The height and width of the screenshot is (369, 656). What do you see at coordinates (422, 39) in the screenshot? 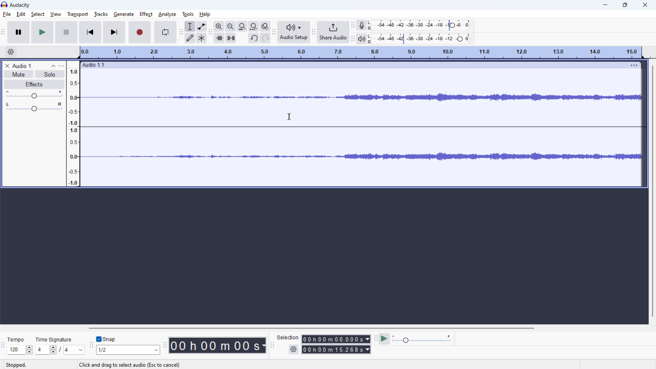
I see `playback level` at bounding box center [422, 39].